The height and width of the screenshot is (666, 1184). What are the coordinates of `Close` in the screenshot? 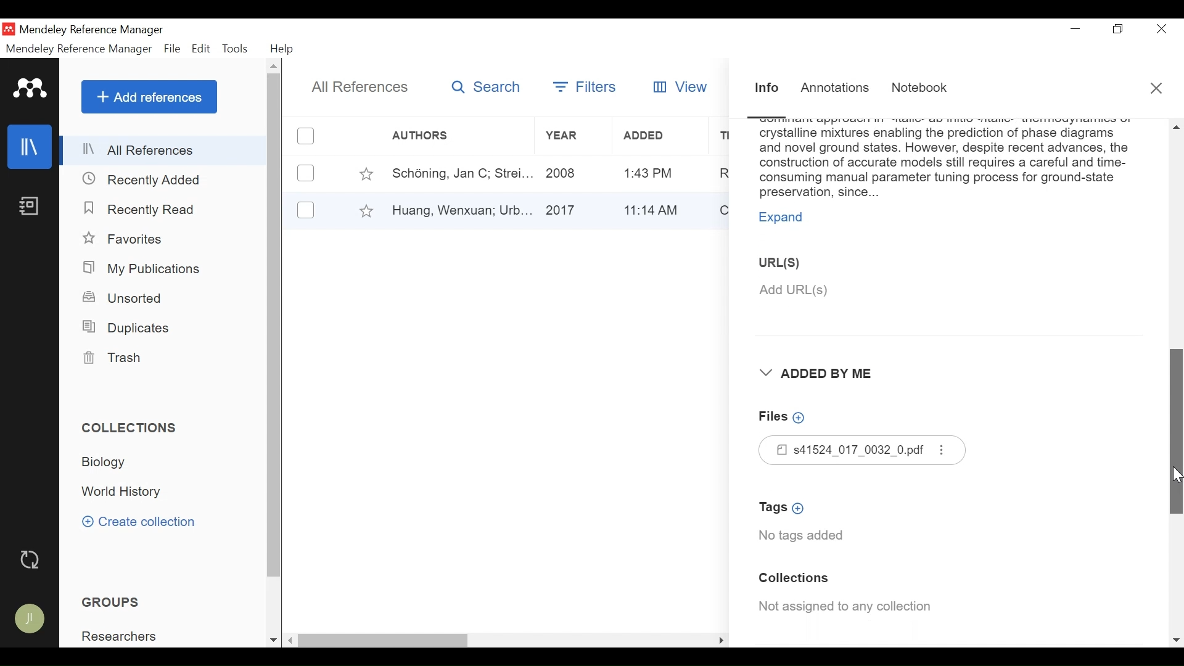 It's located at (1163, 28).